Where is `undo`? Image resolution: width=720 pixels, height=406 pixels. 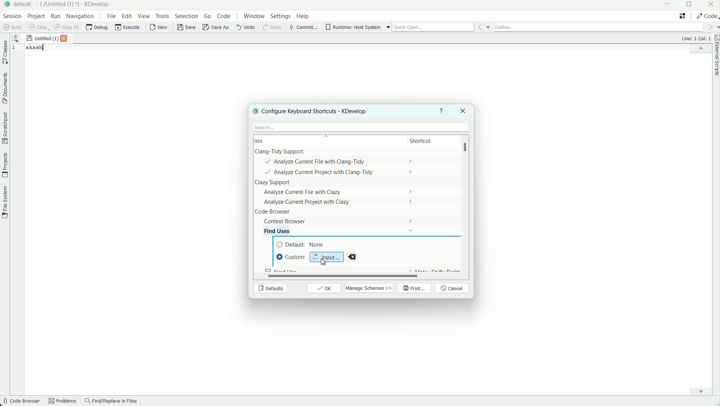
undo is located at coordinates (245, 27).